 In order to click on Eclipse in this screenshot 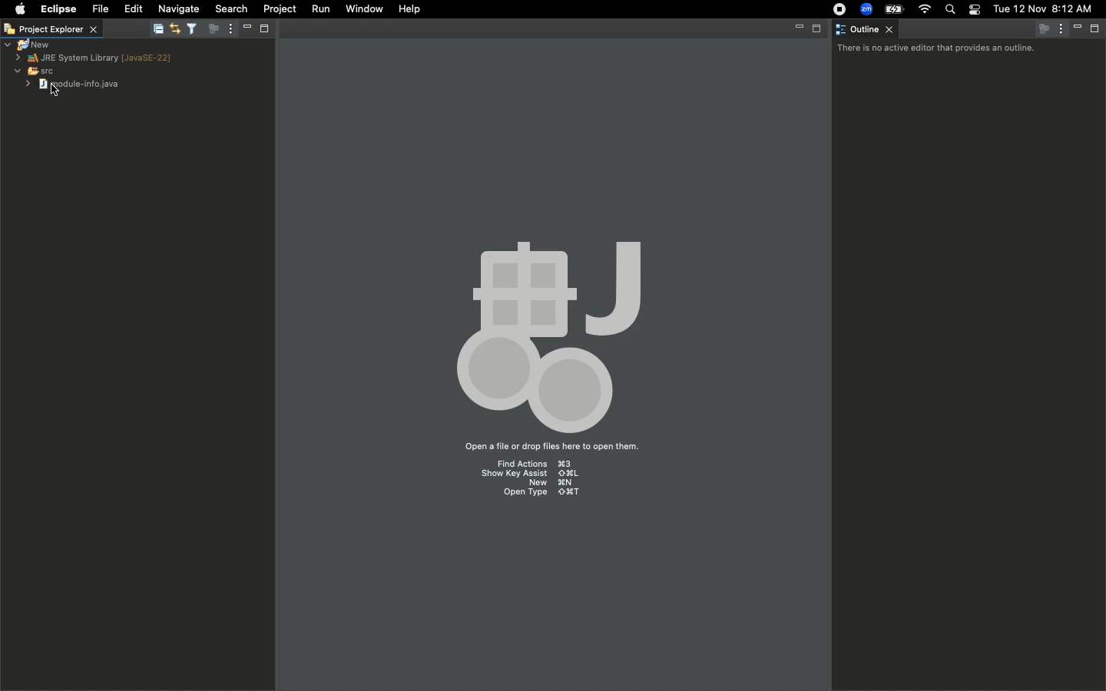, I will do `click(58, 10)`.